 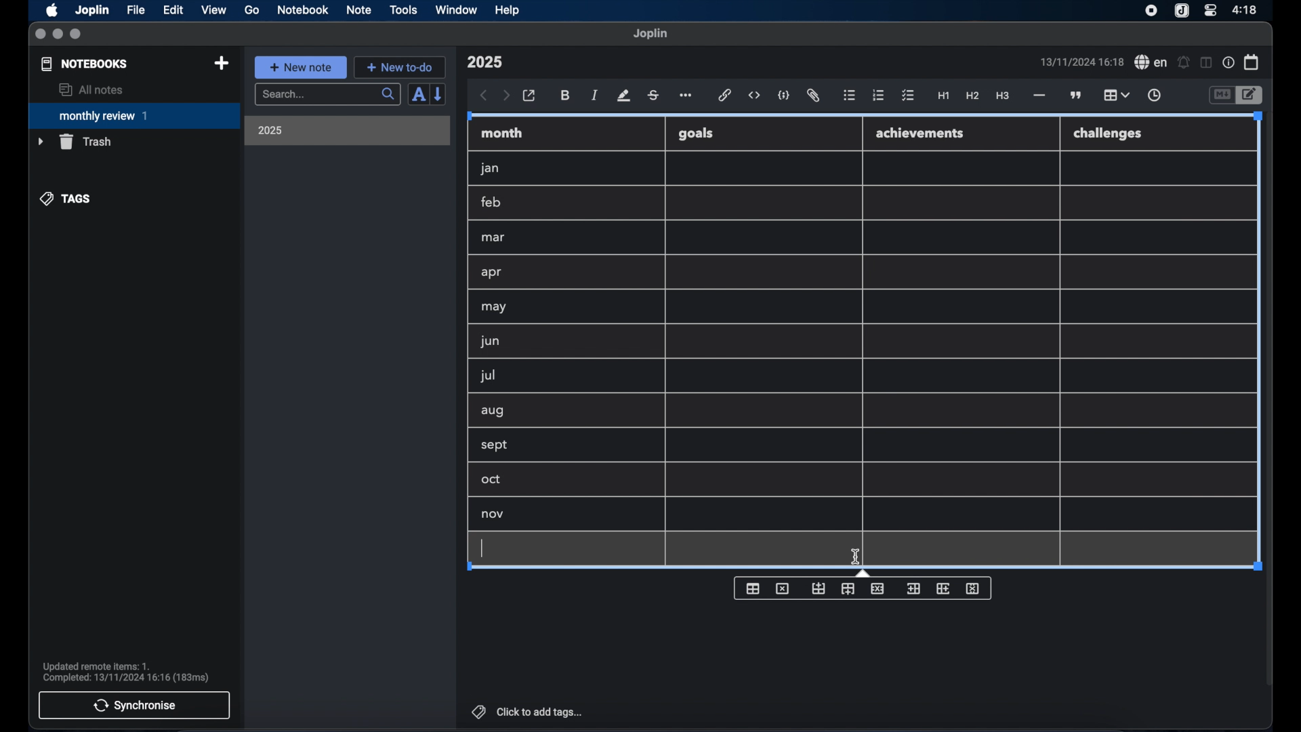 What do you see at coordinates (725, 95) in the screenshot?
I see `hyperlink` at bounding box center [725, 95].